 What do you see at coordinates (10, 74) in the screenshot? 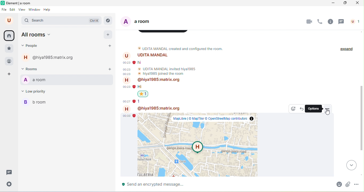
I see `add space` at bounding box center [10, 74].